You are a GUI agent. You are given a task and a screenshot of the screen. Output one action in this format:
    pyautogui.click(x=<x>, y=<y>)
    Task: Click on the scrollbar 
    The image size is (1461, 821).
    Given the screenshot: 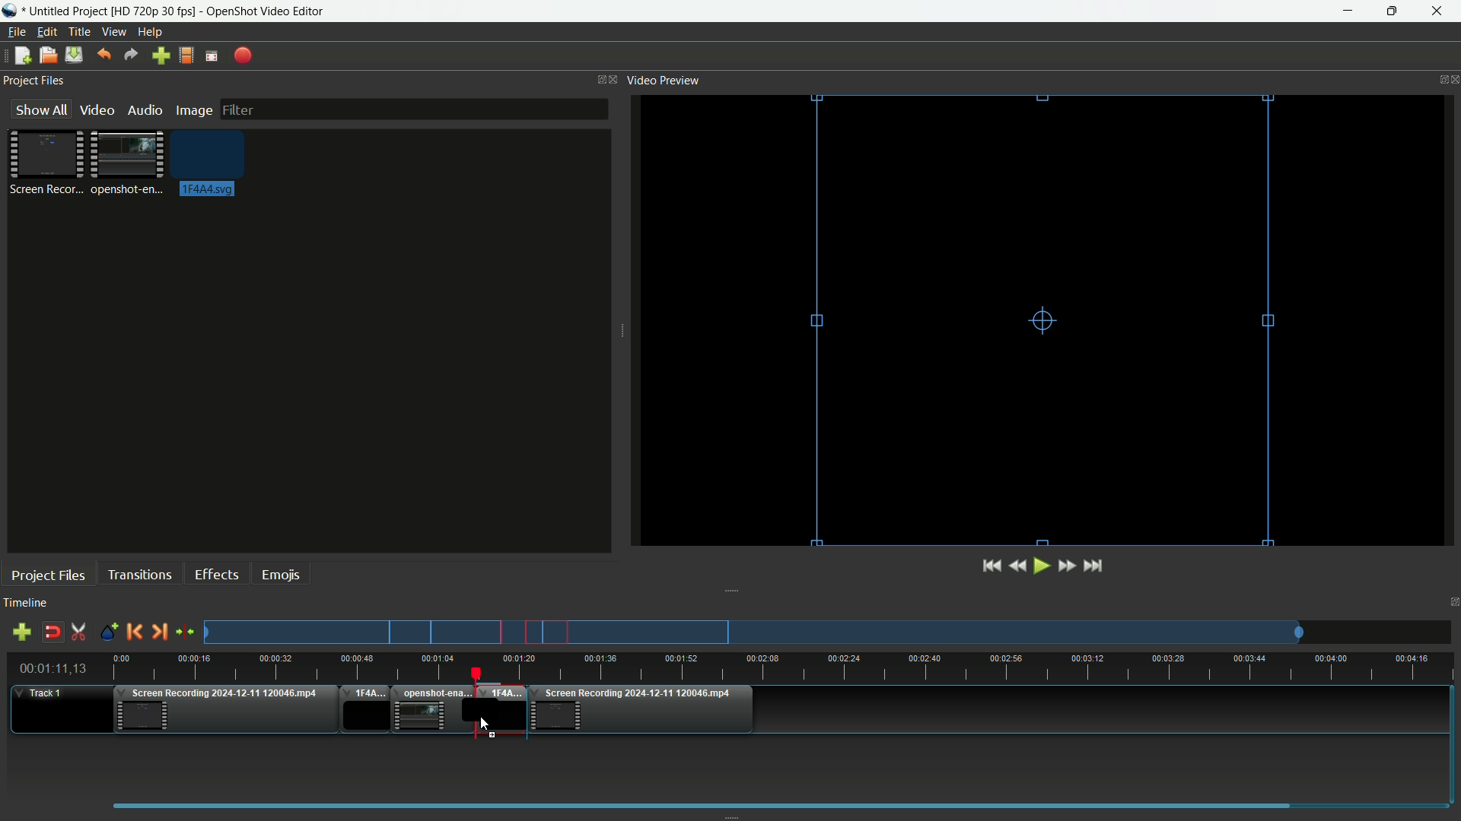 What is the action you would take?
    pyautogui.click(x=774, y=804)
    